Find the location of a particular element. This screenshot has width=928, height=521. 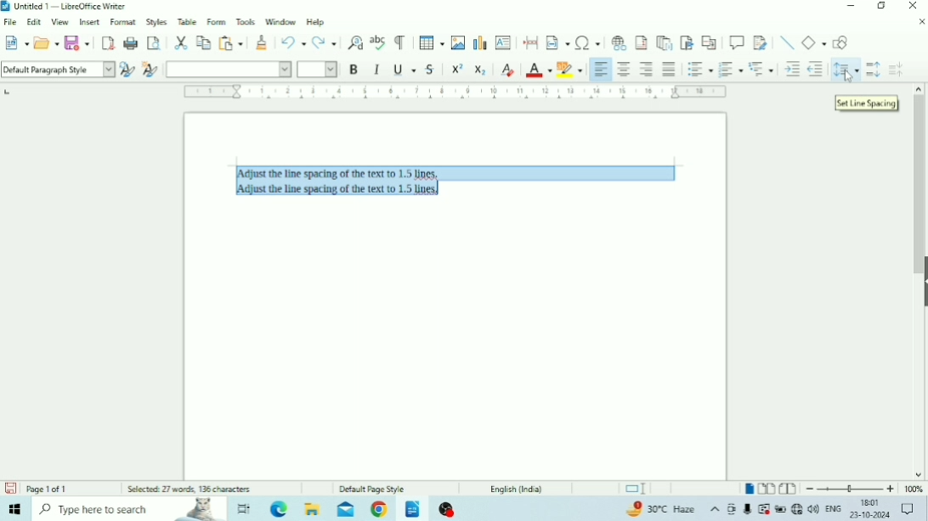

Cut is located at coordinates (180, 42).